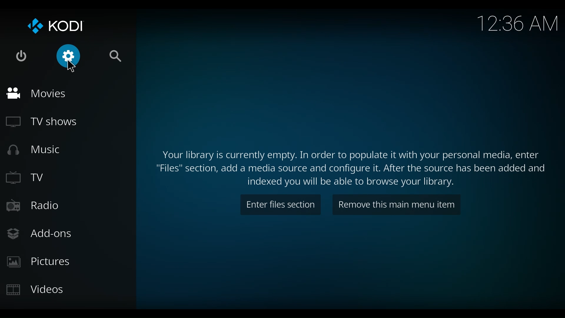  Describe the element at coordinates (349, 155) in the screenshot. I see `Your library is currently empty. In order to populate it with your personal media, enter` at that location.